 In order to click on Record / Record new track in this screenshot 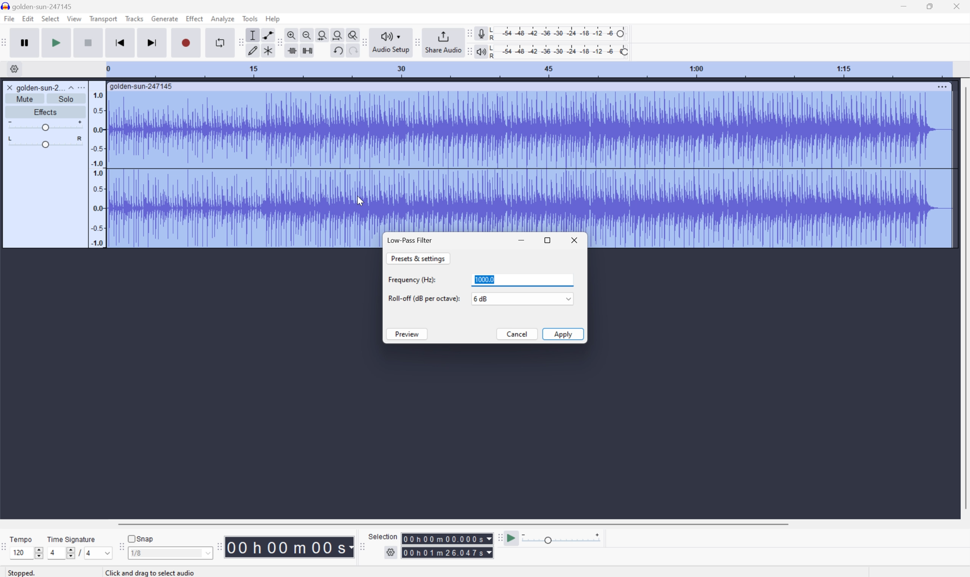, I will do `click(186, 42)`.